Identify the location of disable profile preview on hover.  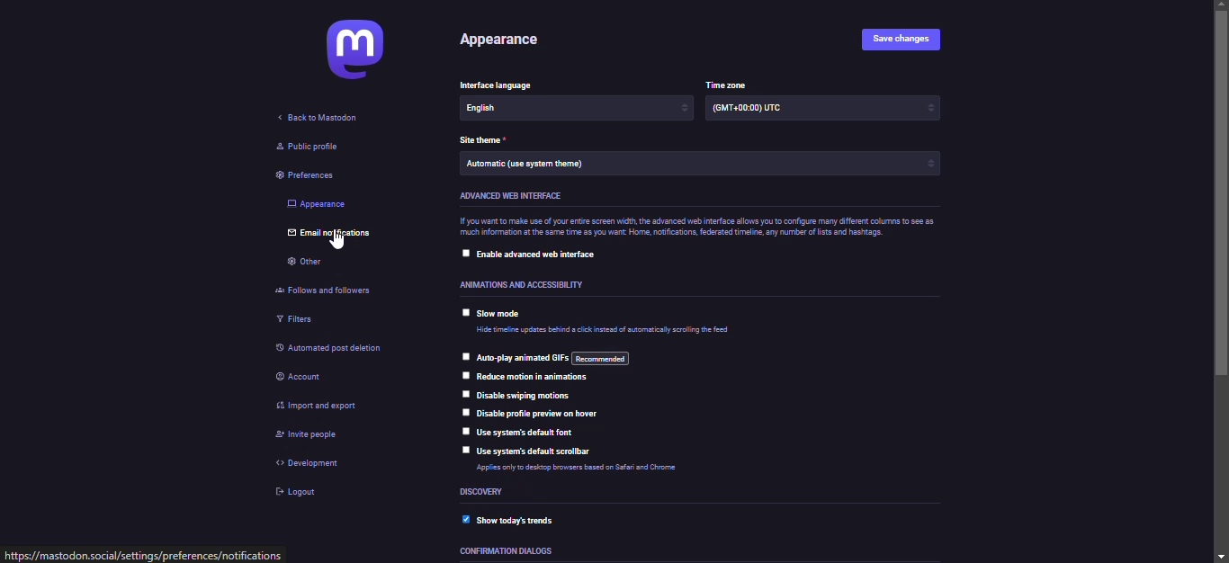
(545, 414).